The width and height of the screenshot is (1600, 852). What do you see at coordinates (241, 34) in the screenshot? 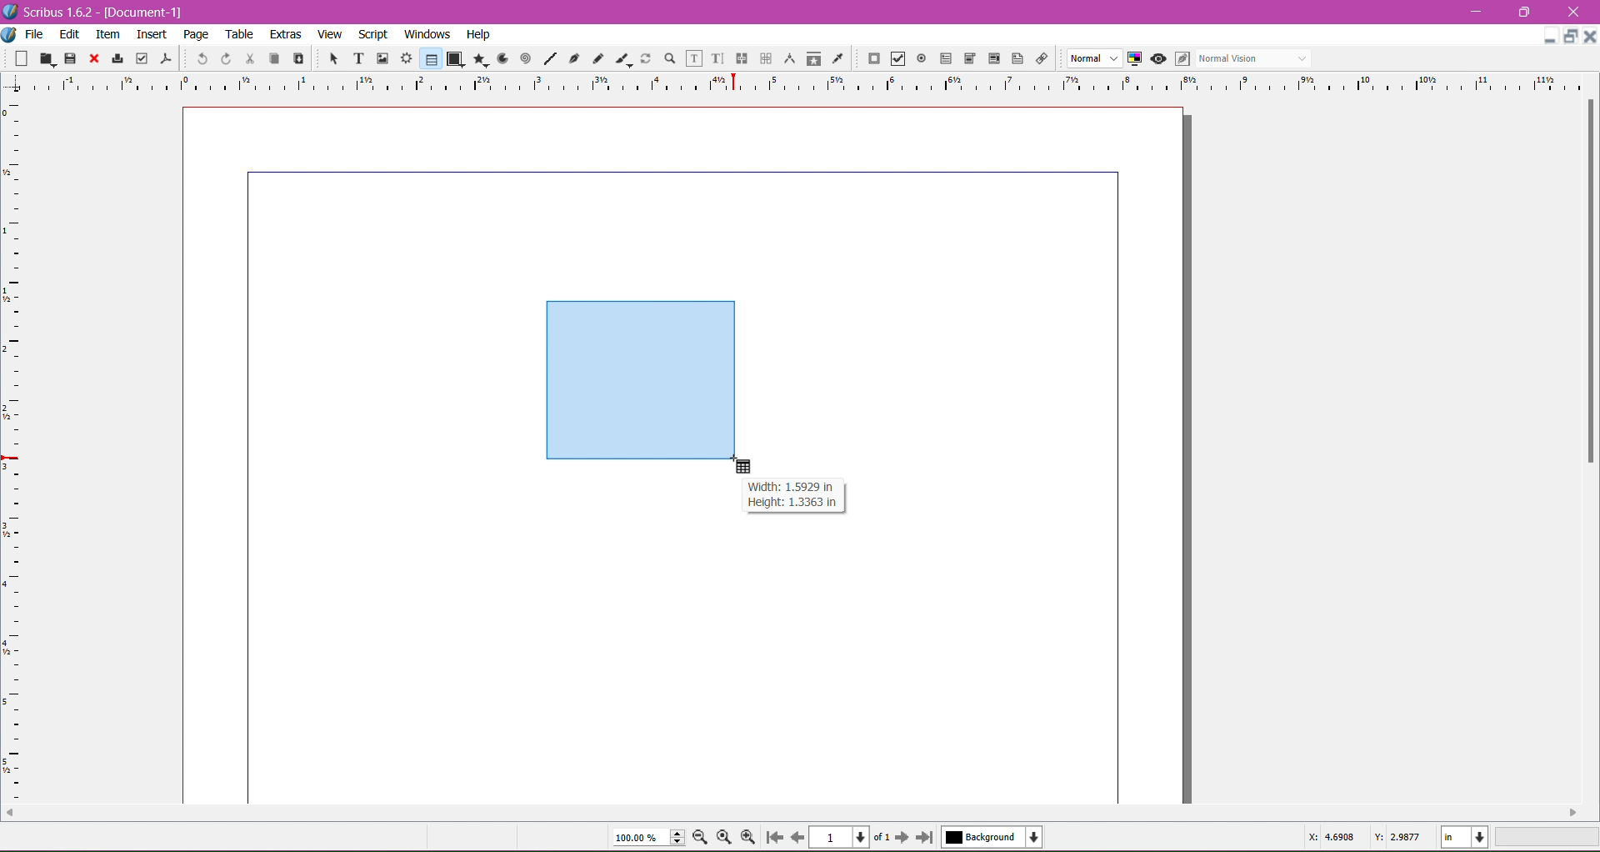
I see `Table` at bounding box center [241, 34].